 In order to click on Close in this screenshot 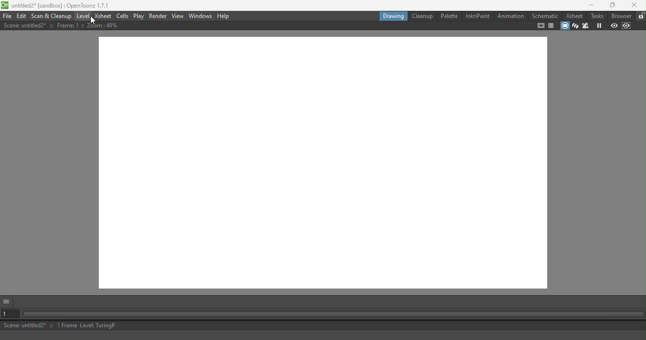, I will do `click(634, 5)`.